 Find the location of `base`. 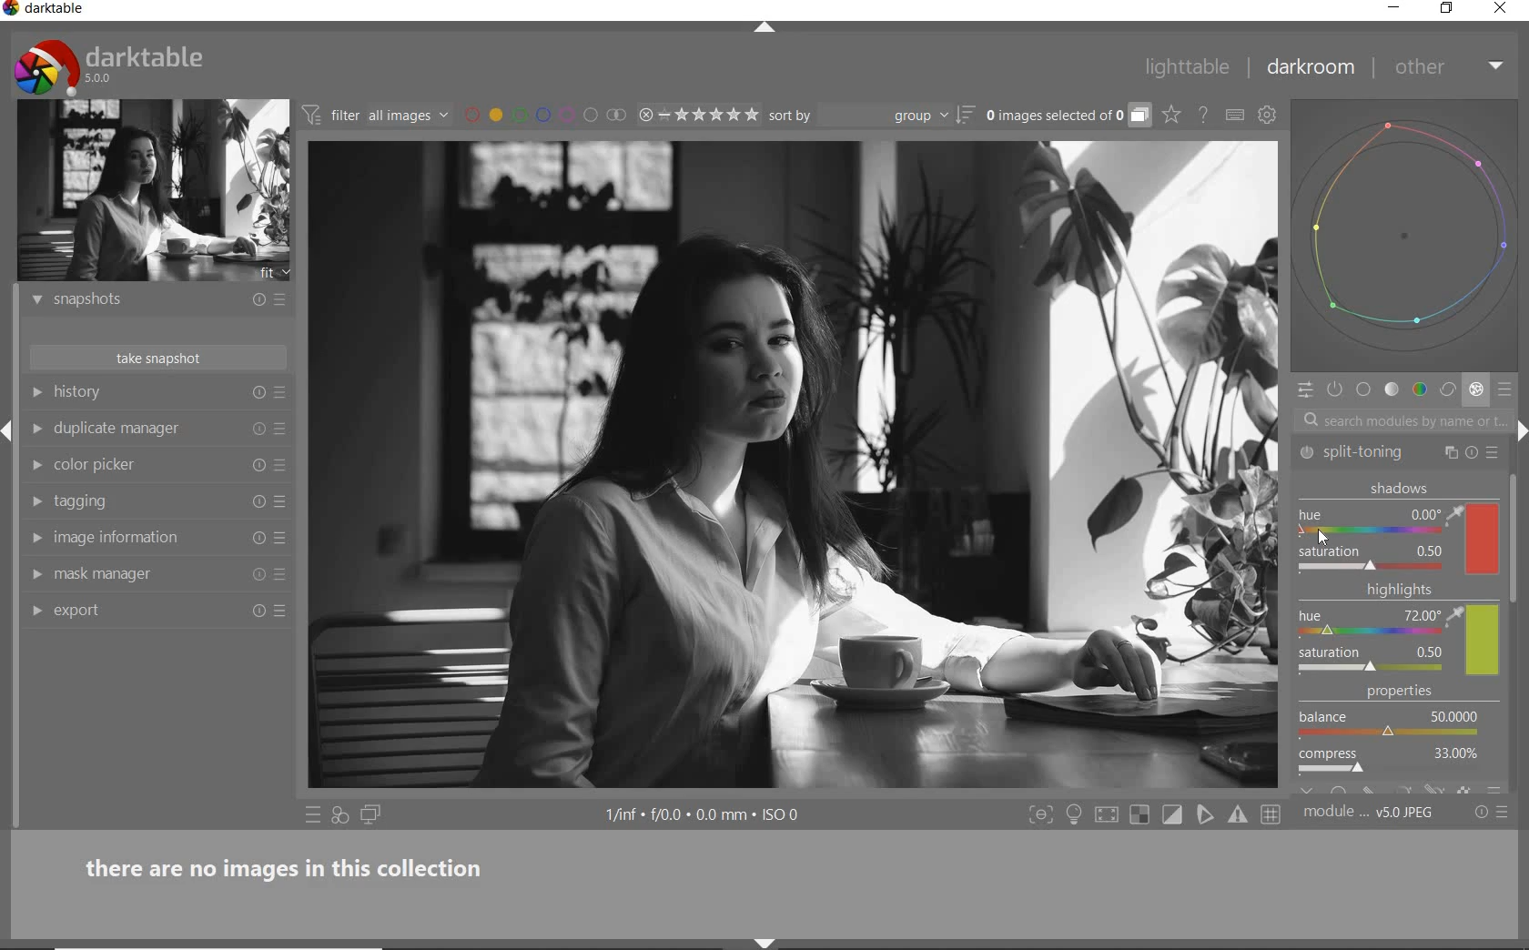

base is located at coordinates (1364, 391).